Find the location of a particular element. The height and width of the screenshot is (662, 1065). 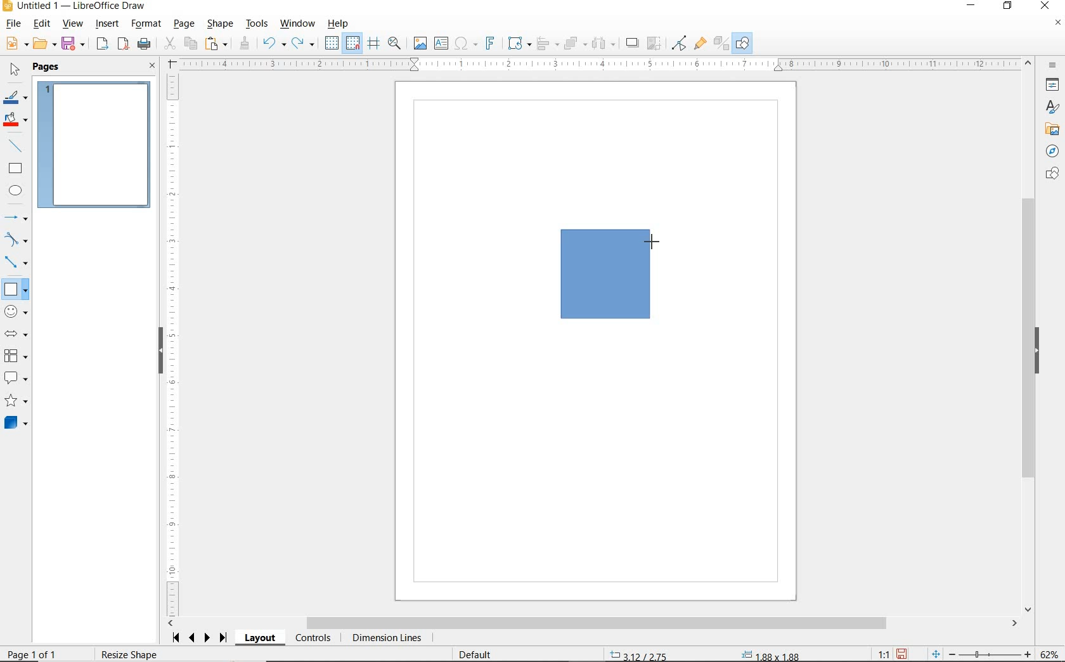

CURVES AND POLYGONS is located at coordinates (16, 239).